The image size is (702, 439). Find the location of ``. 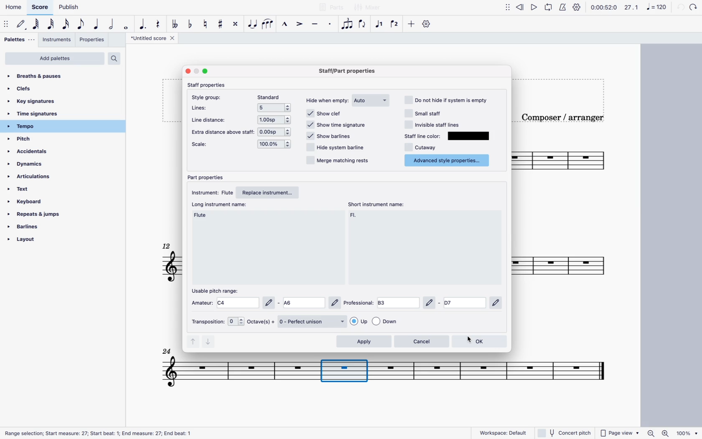

 is located at coordinates (432, 302).